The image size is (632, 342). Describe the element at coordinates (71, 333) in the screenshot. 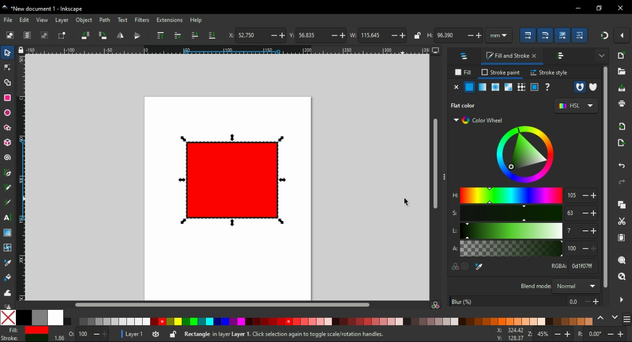

I see `0` at that location.